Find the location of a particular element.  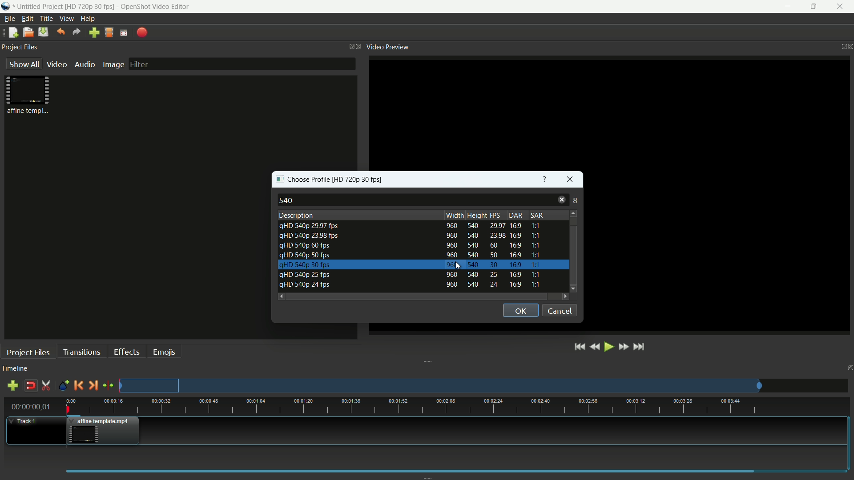

project files is located at coordinates (28, 353).